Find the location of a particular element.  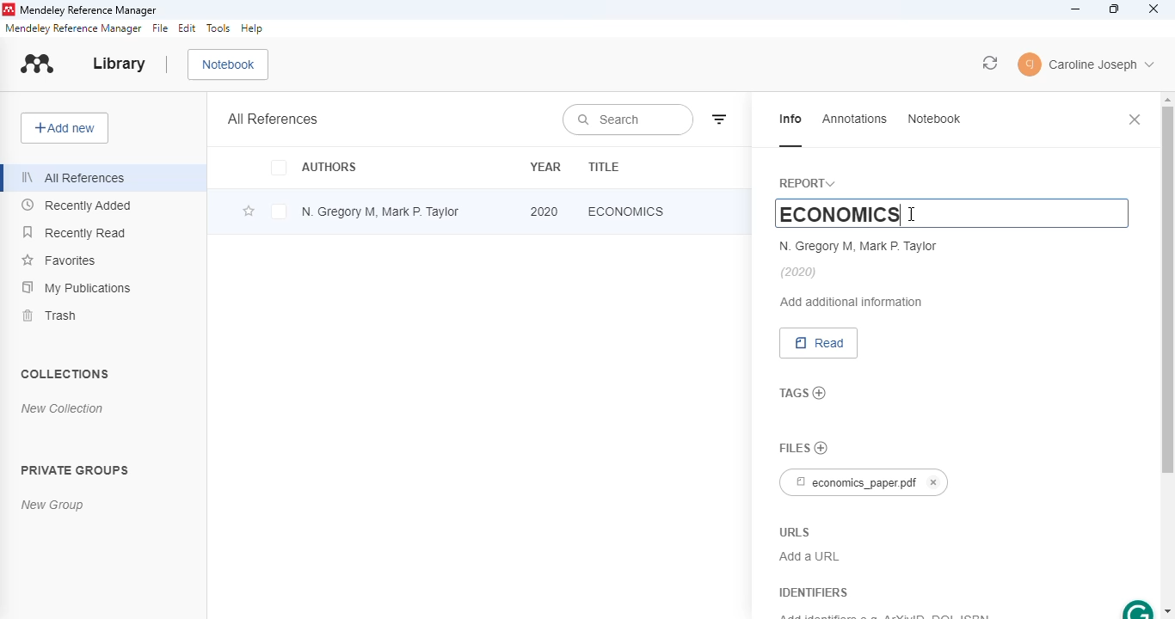

filter by is located at coordinates (720, 119).